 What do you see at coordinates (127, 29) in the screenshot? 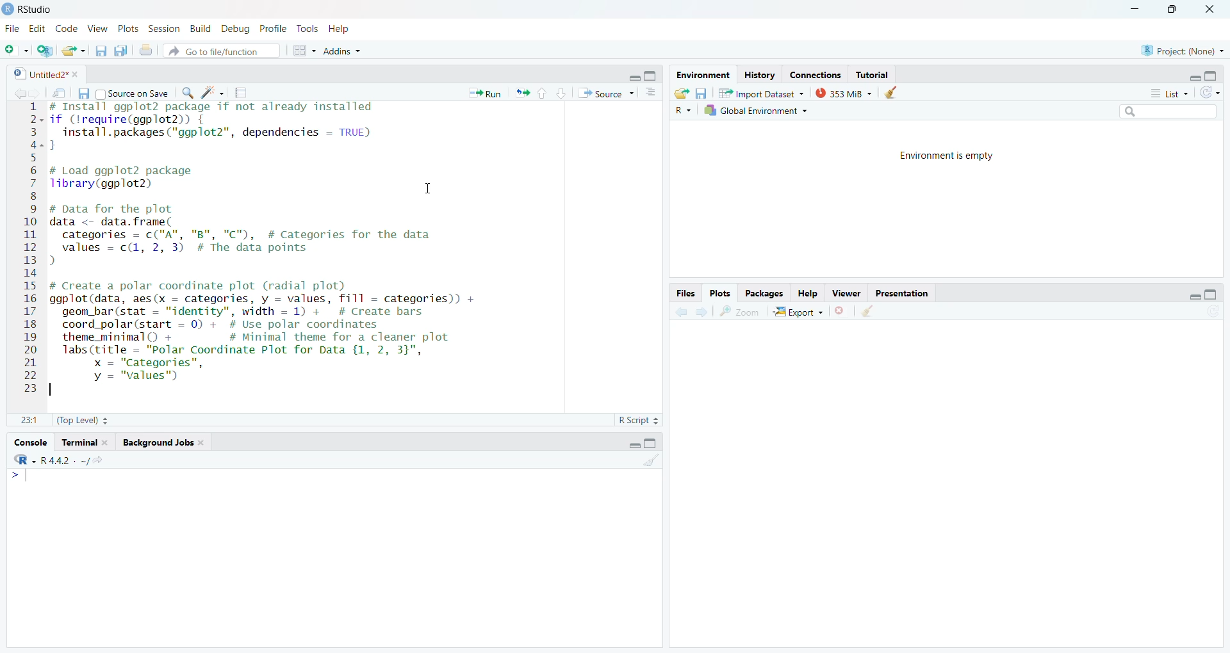
I see `Plots` at bounding box center [127, 29].